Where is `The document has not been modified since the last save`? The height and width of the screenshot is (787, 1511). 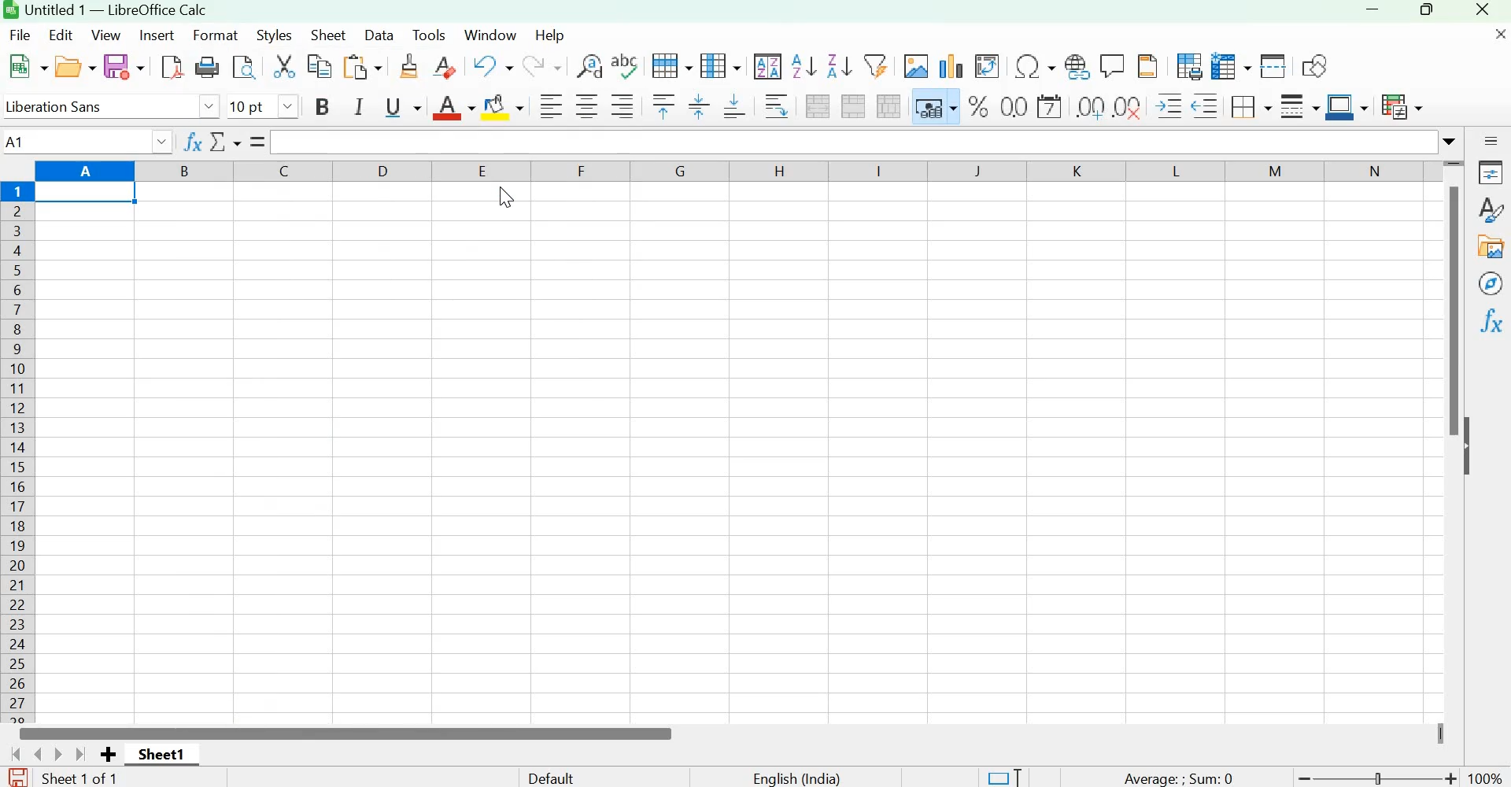 The document has not been modified since the last save is located at coordinates (17, 776).